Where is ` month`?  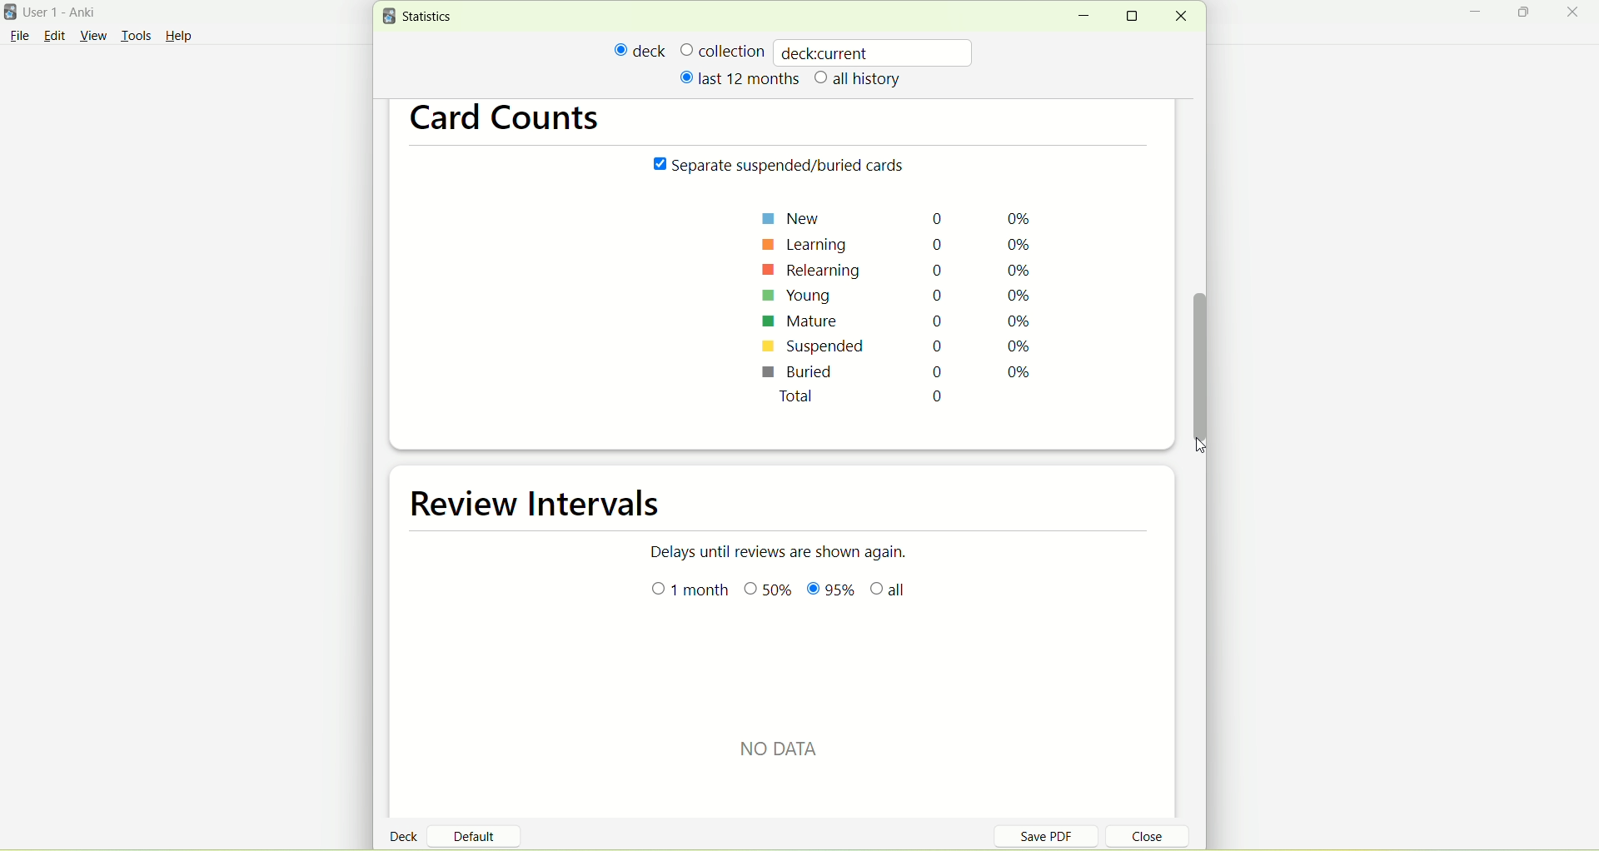  month is located at coordinates (692, 590).